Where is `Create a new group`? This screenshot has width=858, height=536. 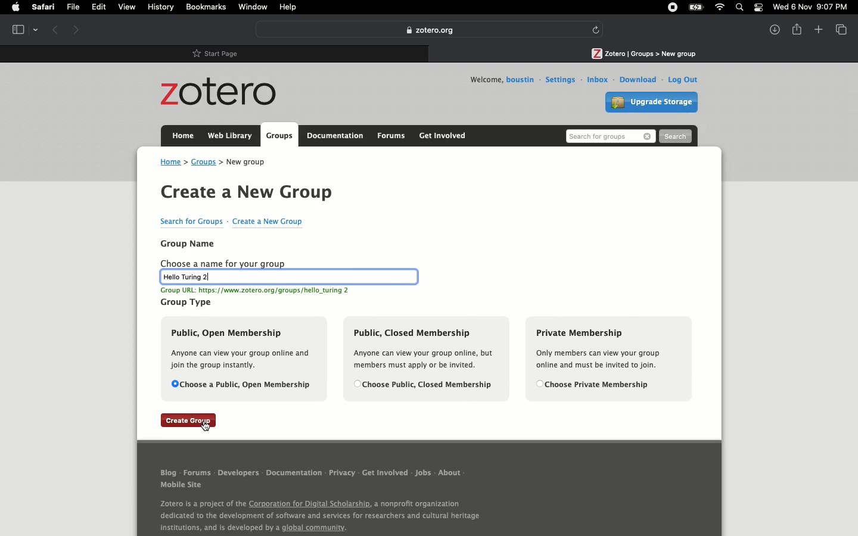
Create a new group is located at coordinates (247, 194).